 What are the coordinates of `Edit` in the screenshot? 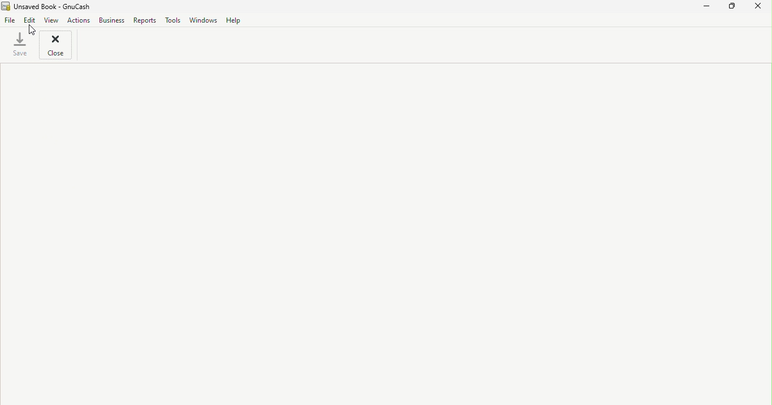 It's located at (29, 20).